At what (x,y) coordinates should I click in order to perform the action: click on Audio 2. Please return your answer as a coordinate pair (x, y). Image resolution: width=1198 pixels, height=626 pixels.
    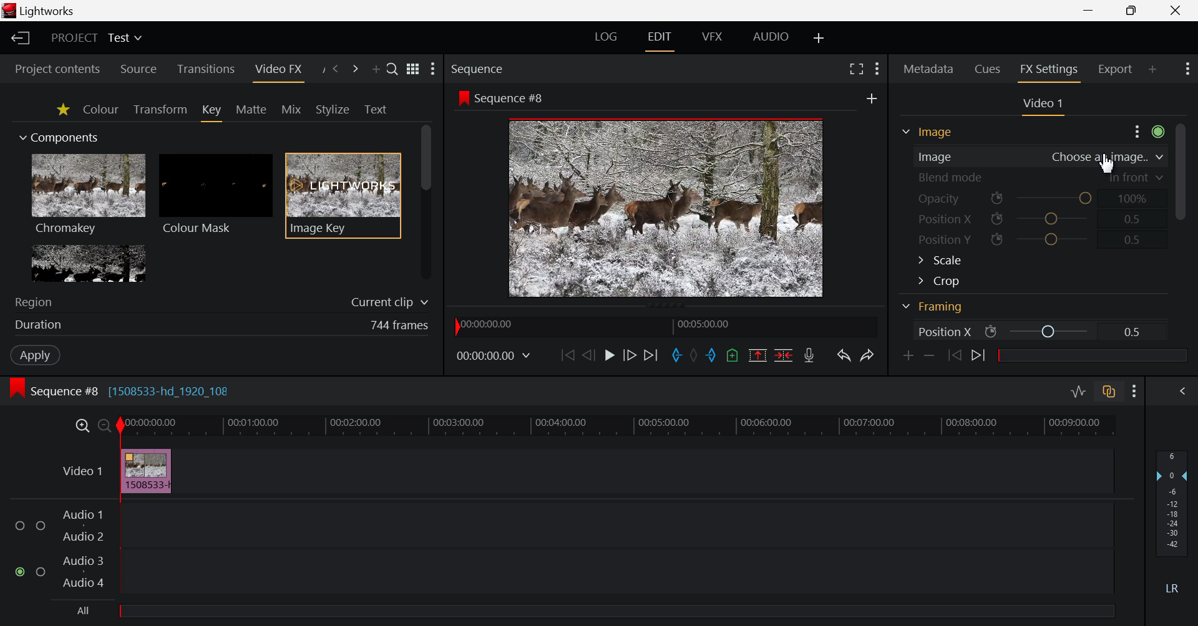
    Looking at the image, I should click on (82, 537).